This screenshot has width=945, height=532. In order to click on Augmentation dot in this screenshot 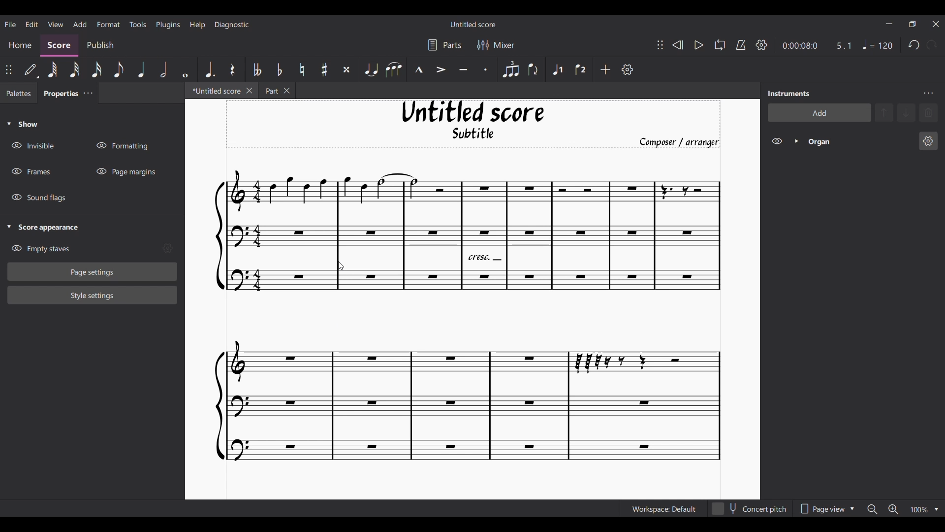, I will do `click(209, 69)`.